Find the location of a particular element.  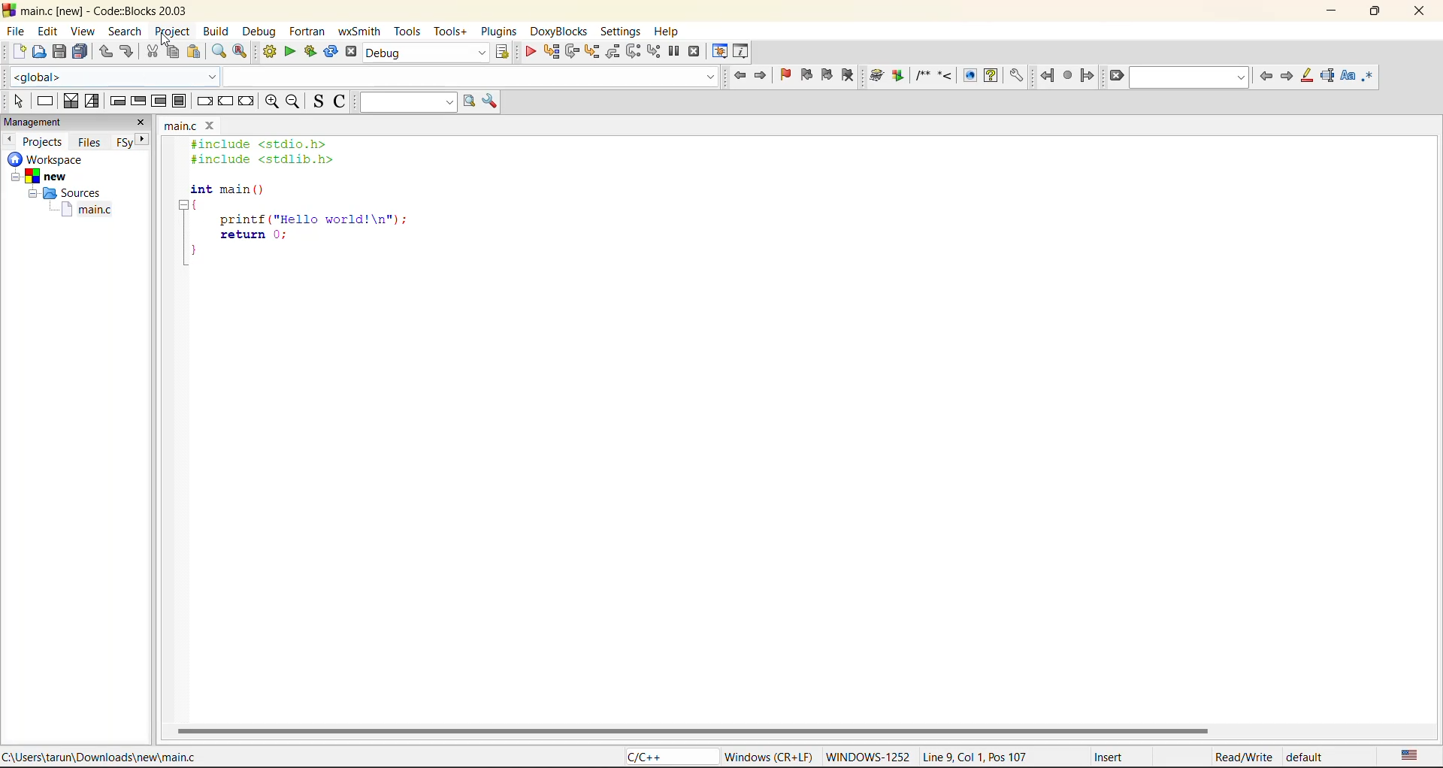

match case is located at coordinates (1348, 77).